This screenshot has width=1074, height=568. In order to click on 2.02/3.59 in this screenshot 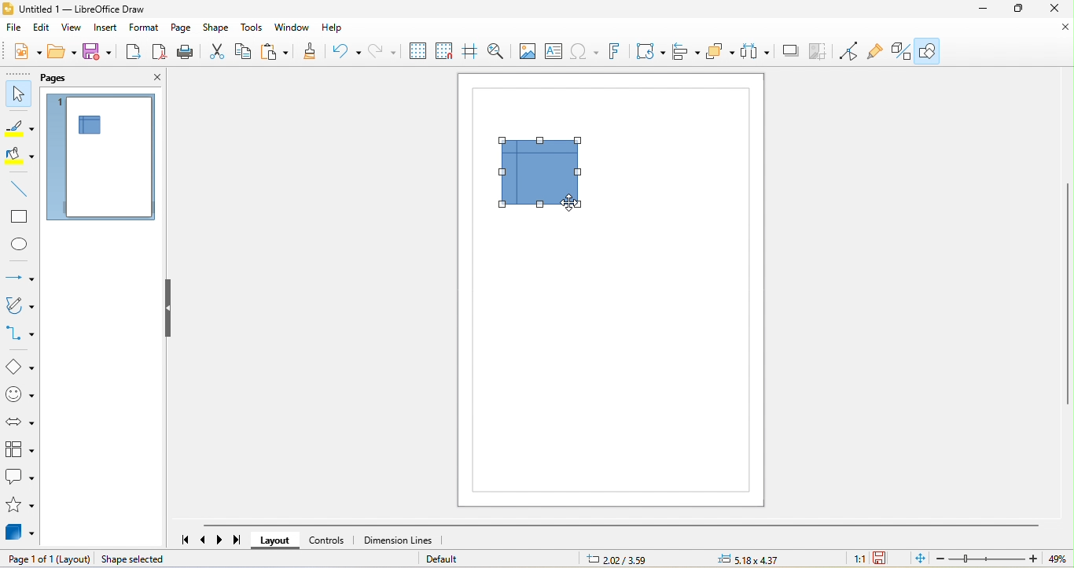, I will do `click(618, 559)`.